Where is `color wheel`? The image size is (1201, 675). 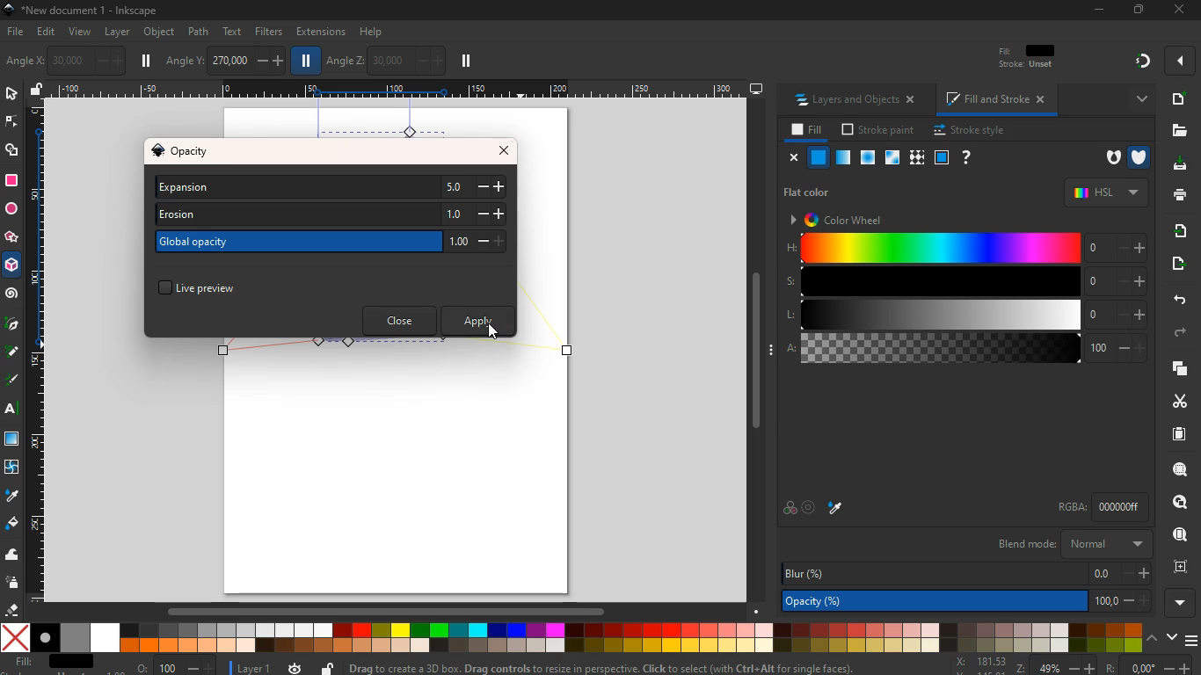 color wheel is located at coordinates (844, 219).